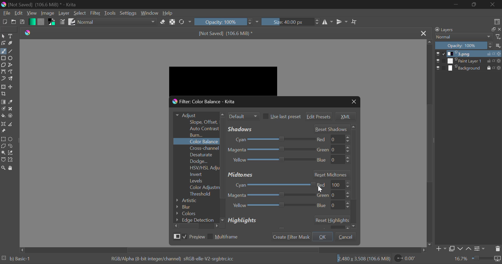  Describe the element at coordinates (41, 21) in the screenshot. I see `Pattern` at that location.